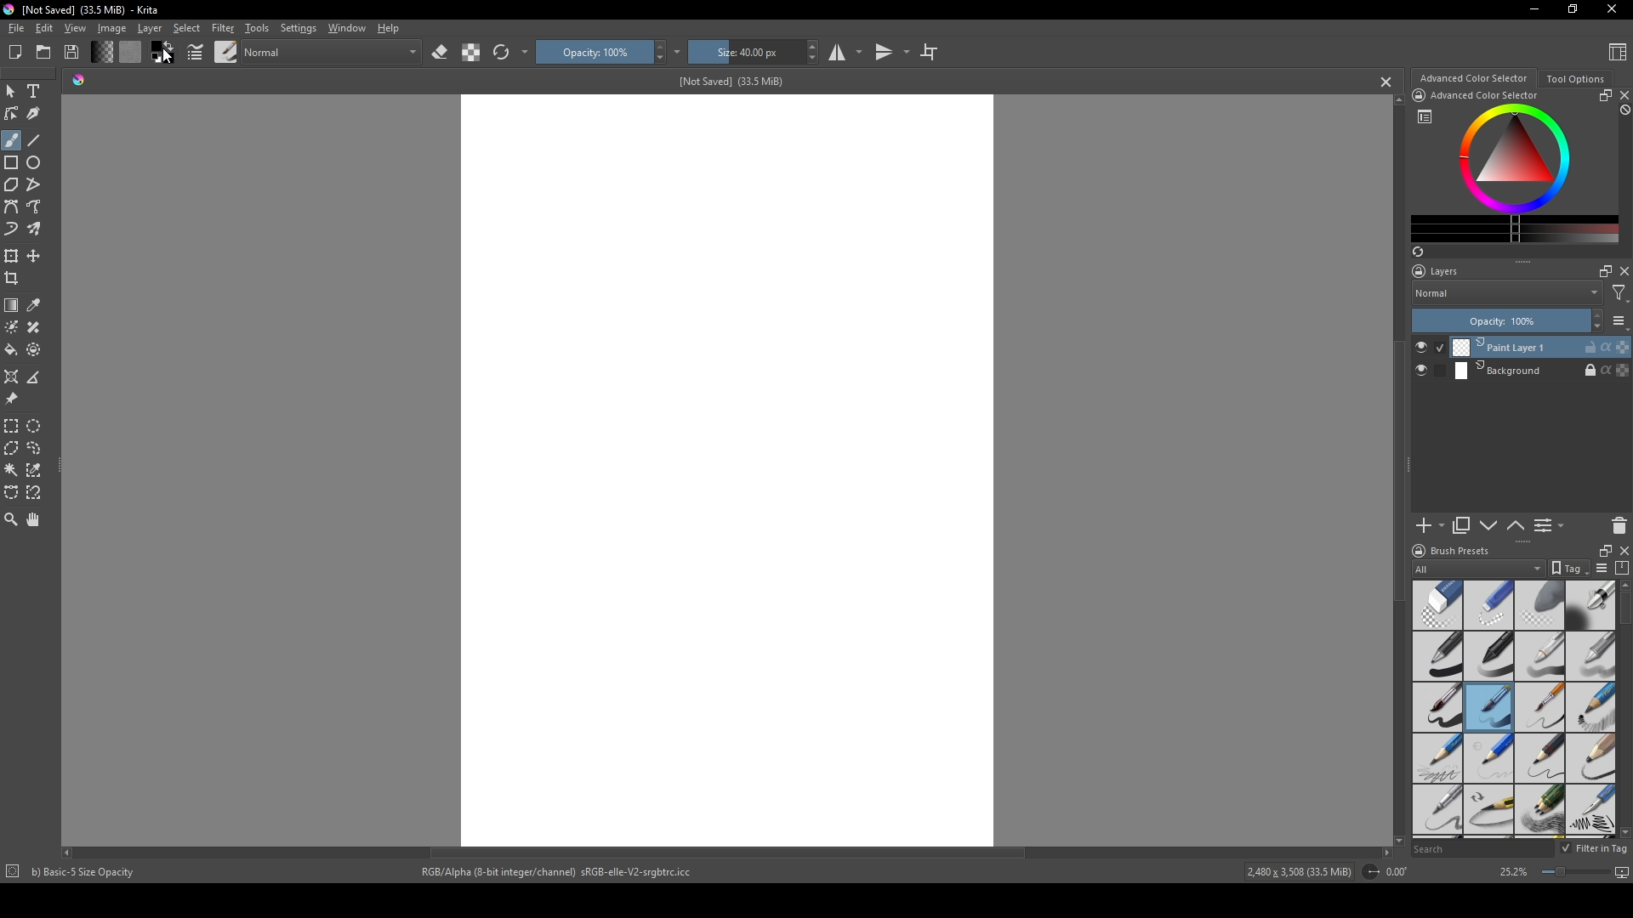  What do you see at coordinates (187, 28) in the screenshot?
I see `Select` at bounding box center [187, 28].